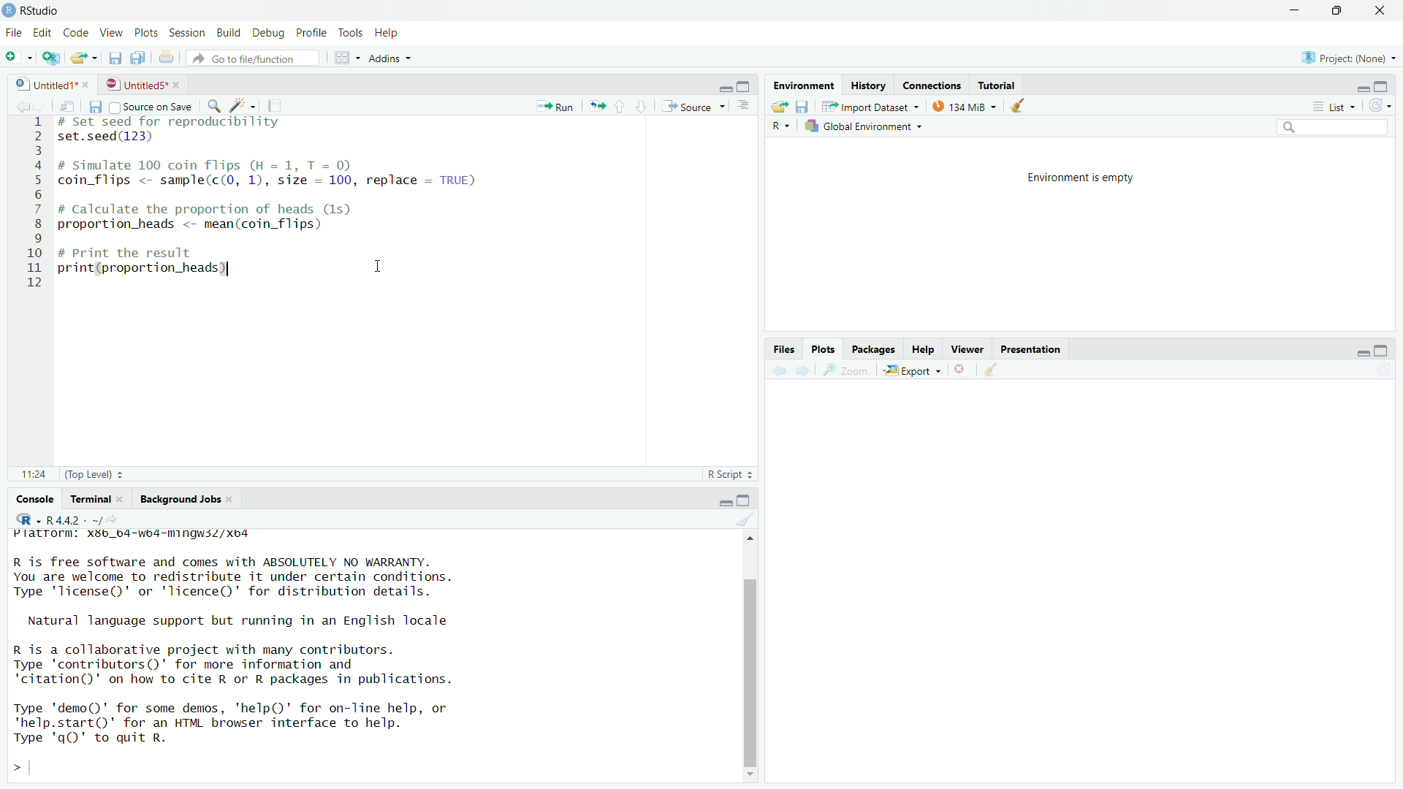 The height and width of the screenshot is (789, 1403). I want to click on minimize, so click(720, 85).